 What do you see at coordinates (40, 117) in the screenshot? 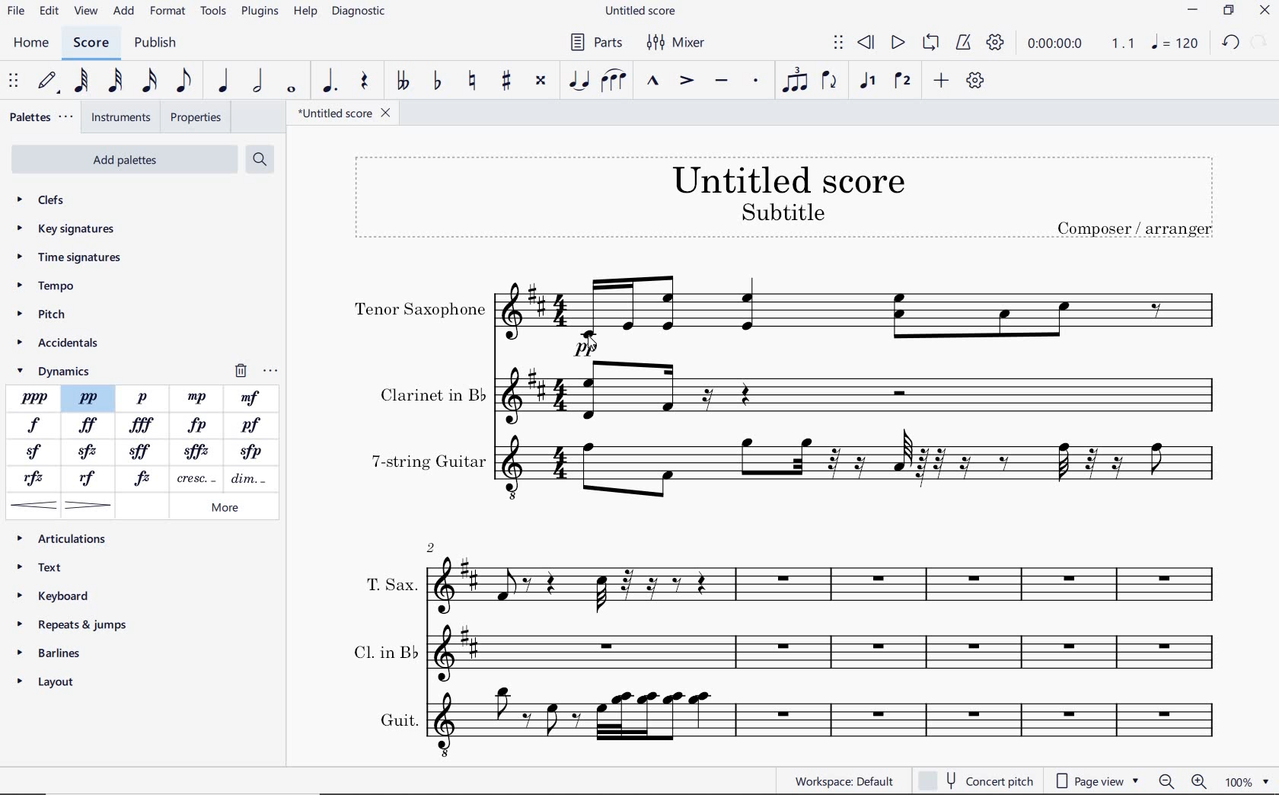
I see `palettes` at bounding box center [40, 117].